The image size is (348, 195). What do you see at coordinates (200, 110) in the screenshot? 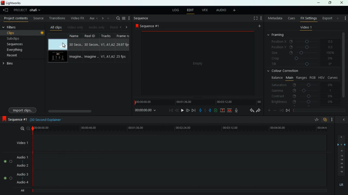
I see `pull` at bounding box center [200, 110].